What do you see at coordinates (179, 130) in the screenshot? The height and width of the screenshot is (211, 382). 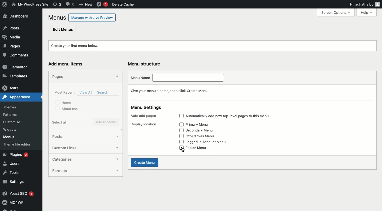 I see `Check box` at bounding box center [179, 130].